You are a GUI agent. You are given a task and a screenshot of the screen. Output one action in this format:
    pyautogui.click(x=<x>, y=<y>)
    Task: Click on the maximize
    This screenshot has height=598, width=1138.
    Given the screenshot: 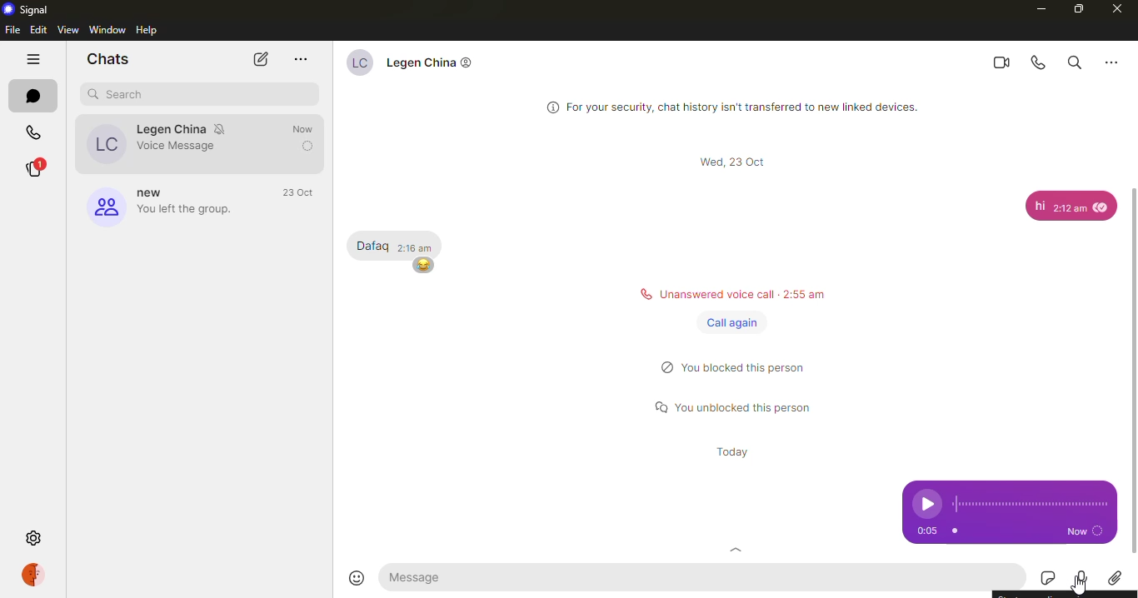 What is the action you would take?
    pyautogui.click(x=1076, y=11)
    